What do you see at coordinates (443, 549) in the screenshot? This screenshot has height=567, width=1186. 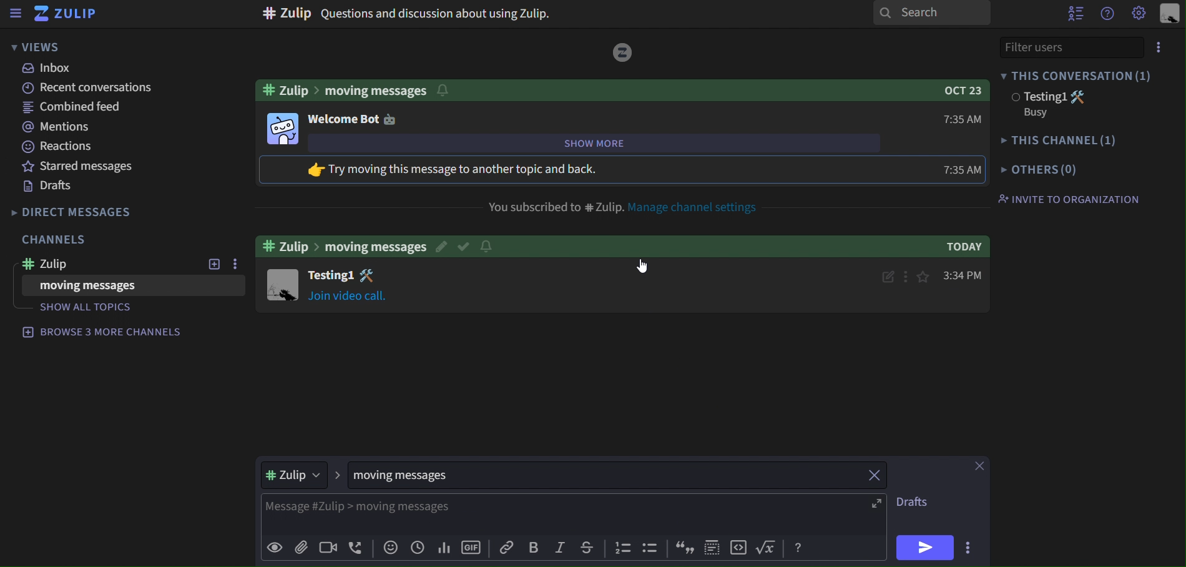 I see `add poll` at bounding box center [443, 549].